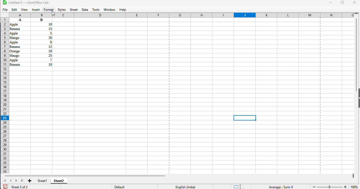 This screenshot has width=360, height=189. What do you see at coordinates (20, 64) in the screenshot?
I see `` at bounding box center [20, 64].